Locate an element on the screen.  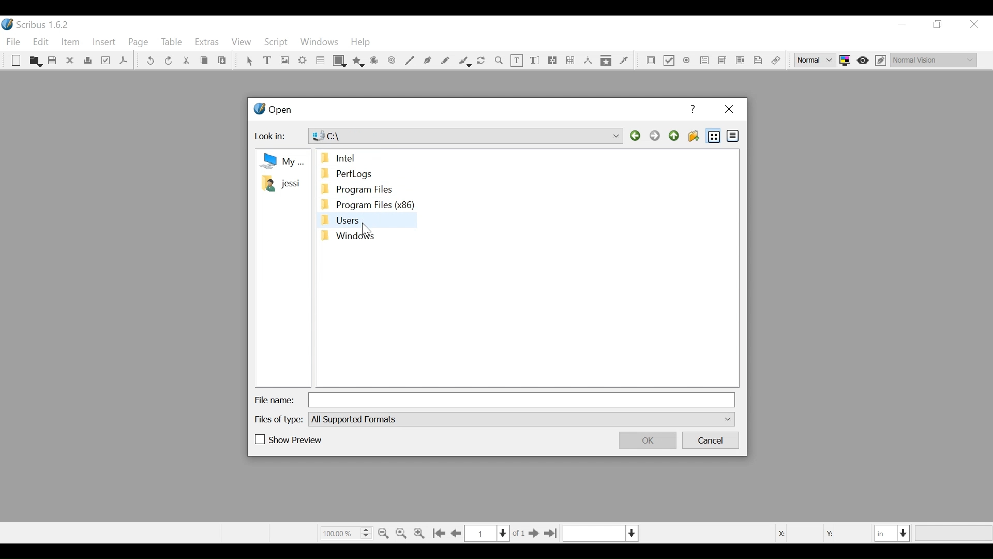
PDF Push Button is located at coordinates (651, 61).